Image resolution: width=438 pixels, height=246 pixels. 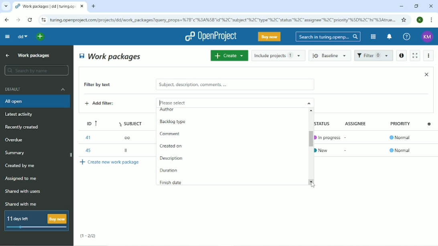 I want to click on Forward, so click(x=17, y=20).